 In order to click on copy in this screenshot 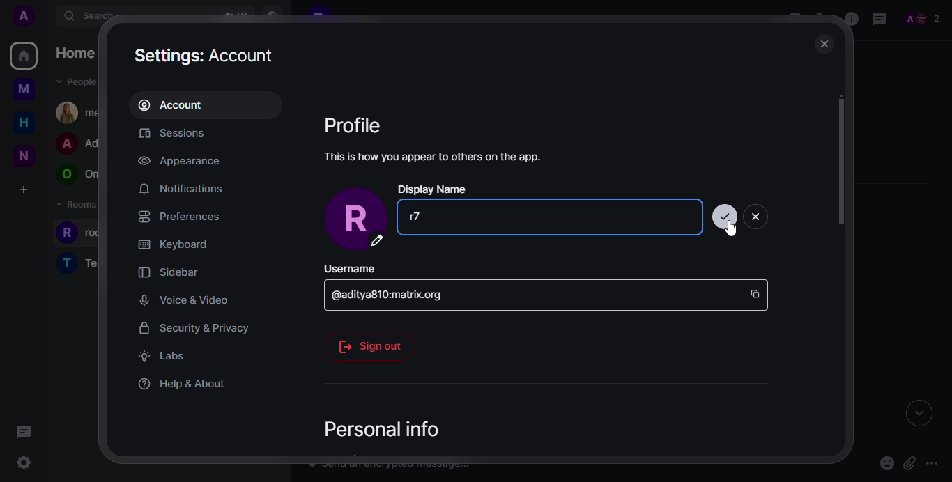, I will do `click(755, 295)`.